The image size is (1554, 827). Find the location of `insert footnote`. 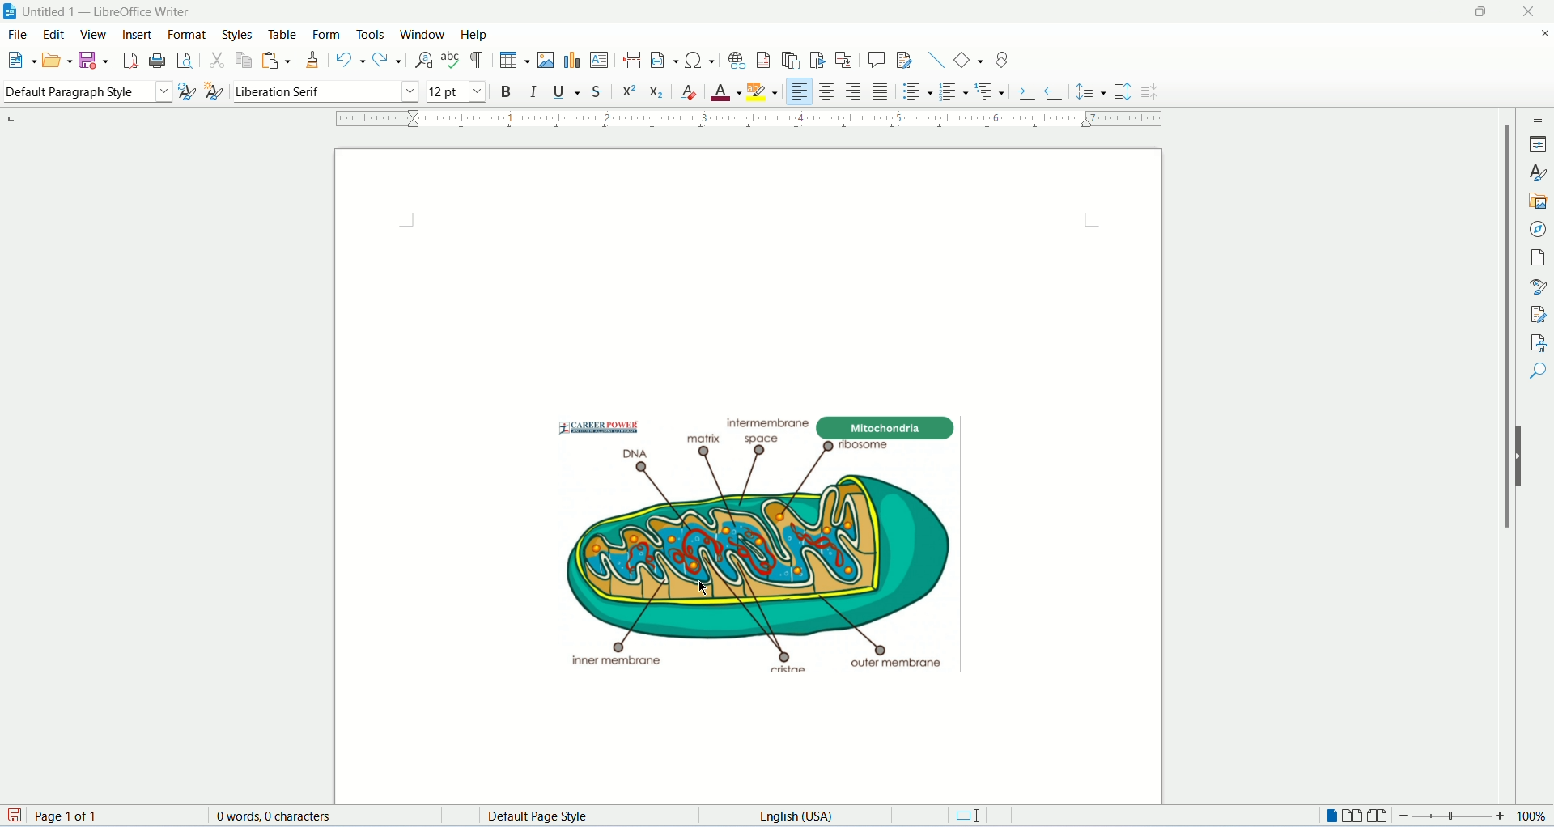

insert footnote is located at coordinates (765, 59).